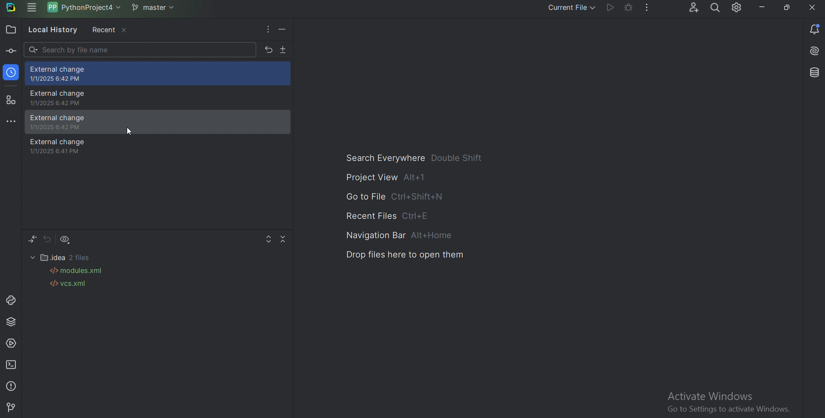 This screenshot has width=825, height=418. Describe the element at coordinates (12, 321) in the screenshot. I see `Python package` at that location.